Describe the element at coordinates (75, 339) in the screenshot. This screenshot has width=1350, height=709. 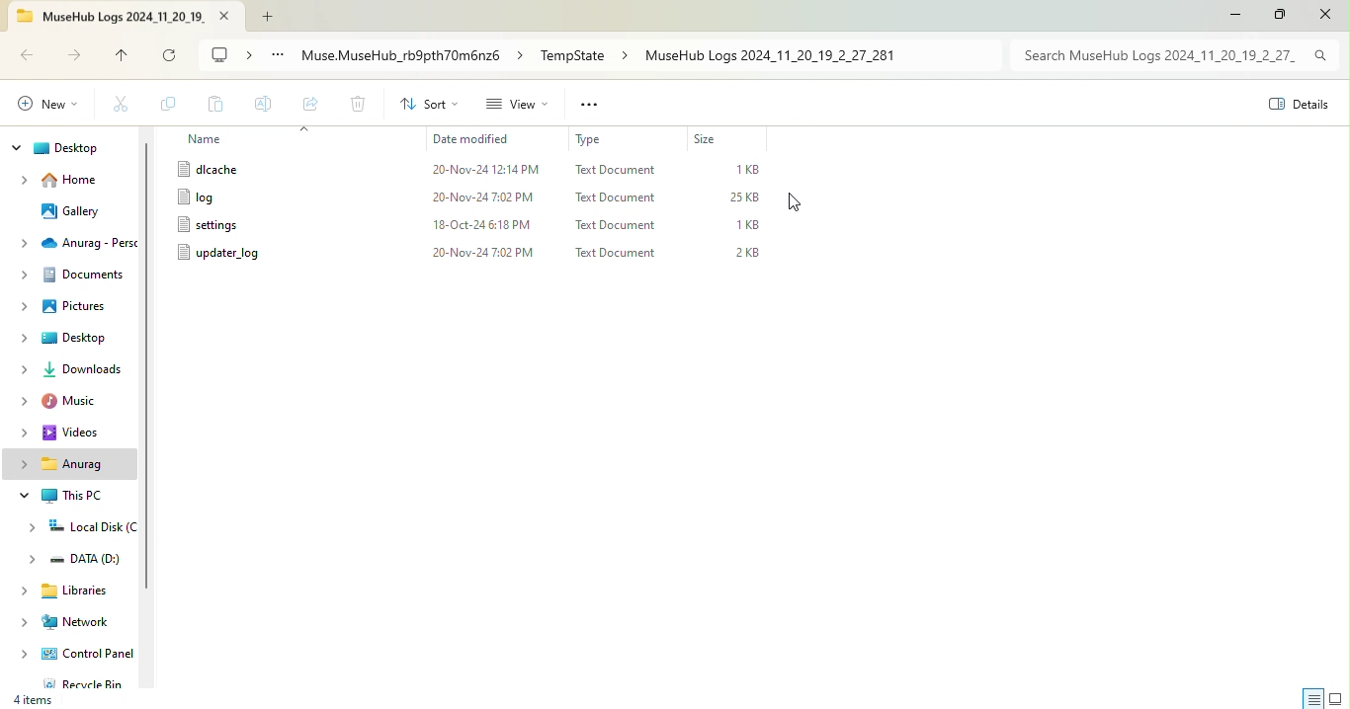
I see `Desktop` at that location.